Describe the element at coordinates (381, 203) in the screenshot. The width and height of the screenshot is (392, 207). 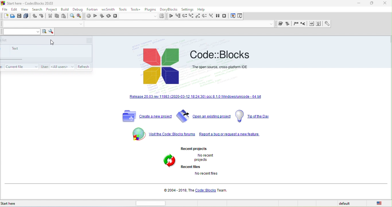
I see `united state` at that location.